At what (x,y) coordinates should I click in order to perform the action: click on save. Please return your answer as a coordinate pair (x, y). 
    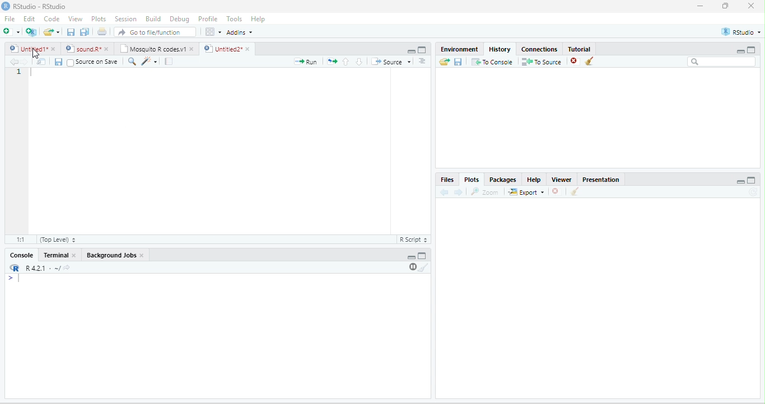
    Looking at the image, I should click on (71, 32).